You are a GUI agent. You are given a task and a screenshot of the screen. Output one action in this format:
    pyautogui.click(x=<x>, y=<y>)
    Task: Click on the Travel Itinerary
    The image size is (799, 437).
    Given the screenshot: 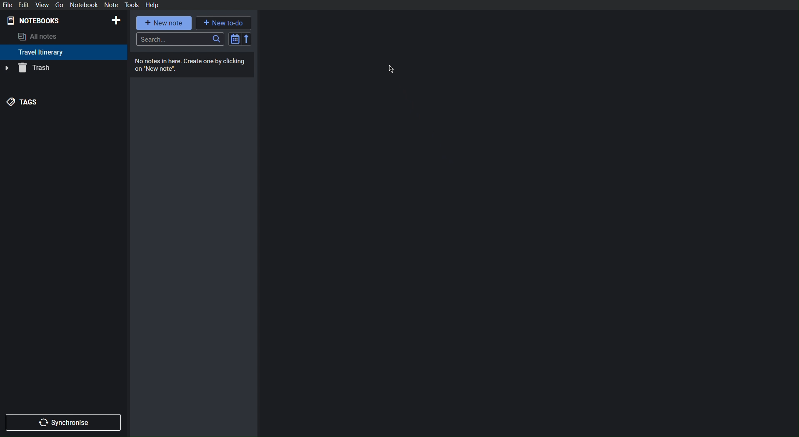 What is the action you would take?
    pyautogui.click(x=39, y=52)
    